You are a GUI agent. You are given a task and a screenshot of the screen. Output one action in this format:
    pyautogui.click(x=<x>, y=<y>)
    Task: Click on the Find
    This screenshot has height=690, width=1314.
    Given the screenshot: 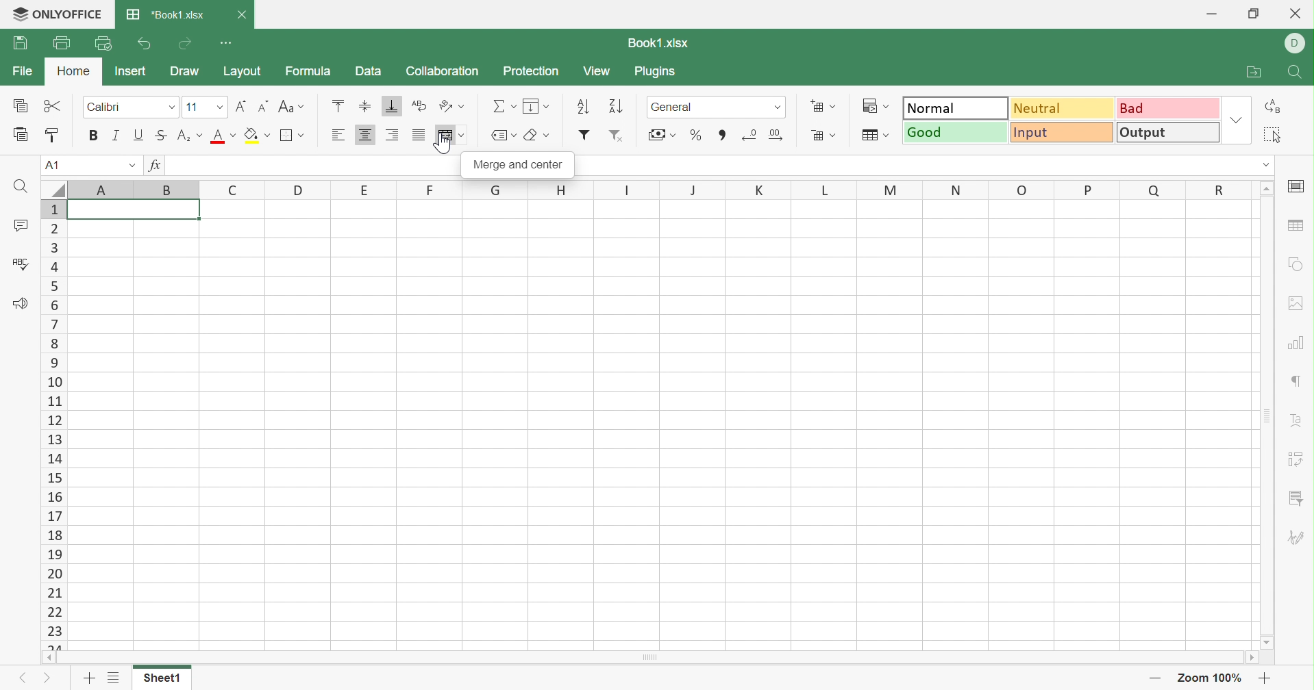 What is the action you would take?
    pyautogui.click(x=19, y=188)
    